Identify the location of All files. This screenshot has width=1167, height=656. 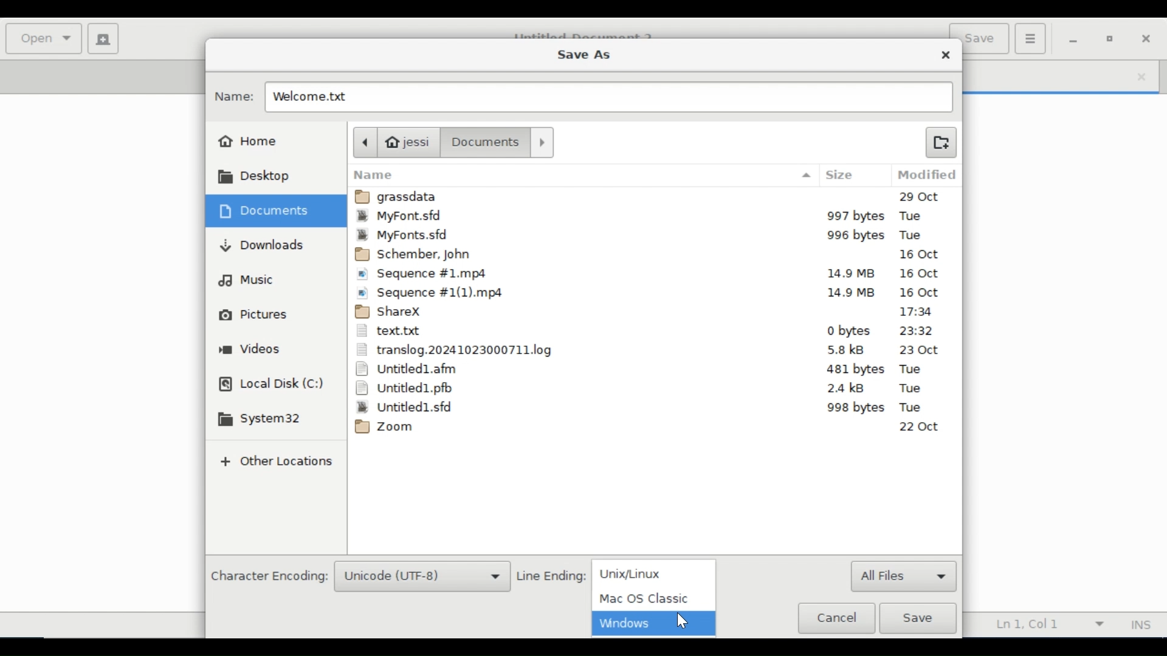
(904, 575).